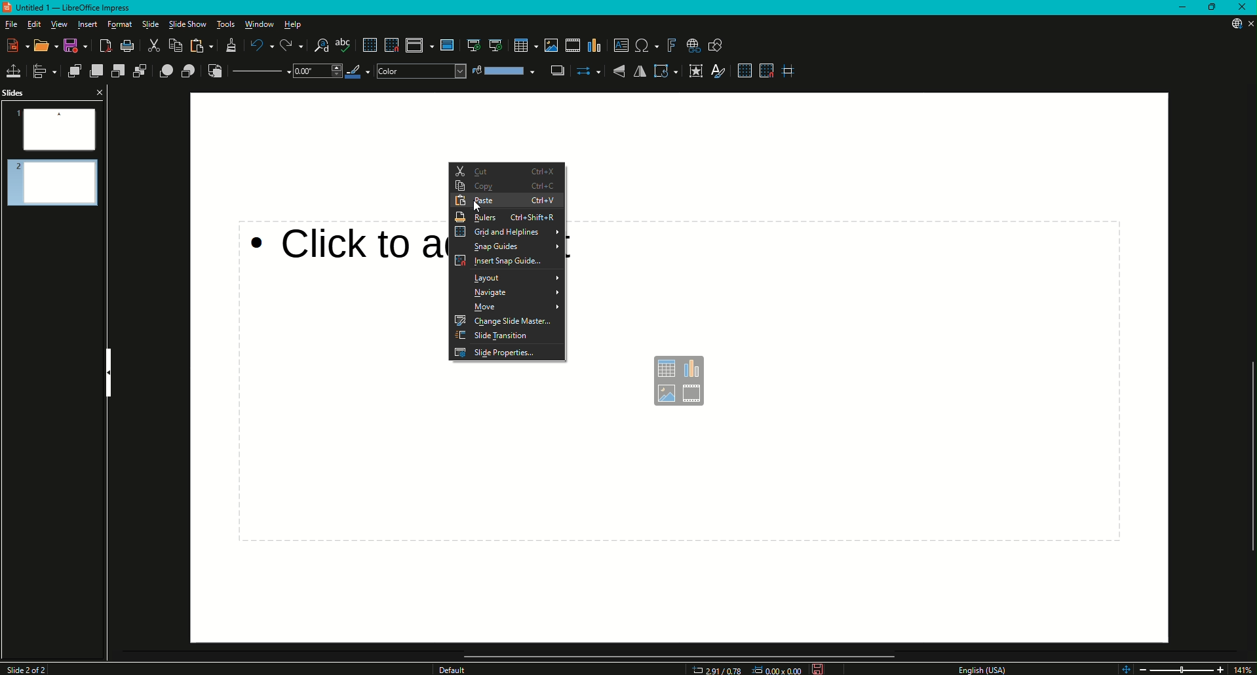  Describe the element at coordinates (589, 73) in the screenshot. I see `Select Start and End` at that location.